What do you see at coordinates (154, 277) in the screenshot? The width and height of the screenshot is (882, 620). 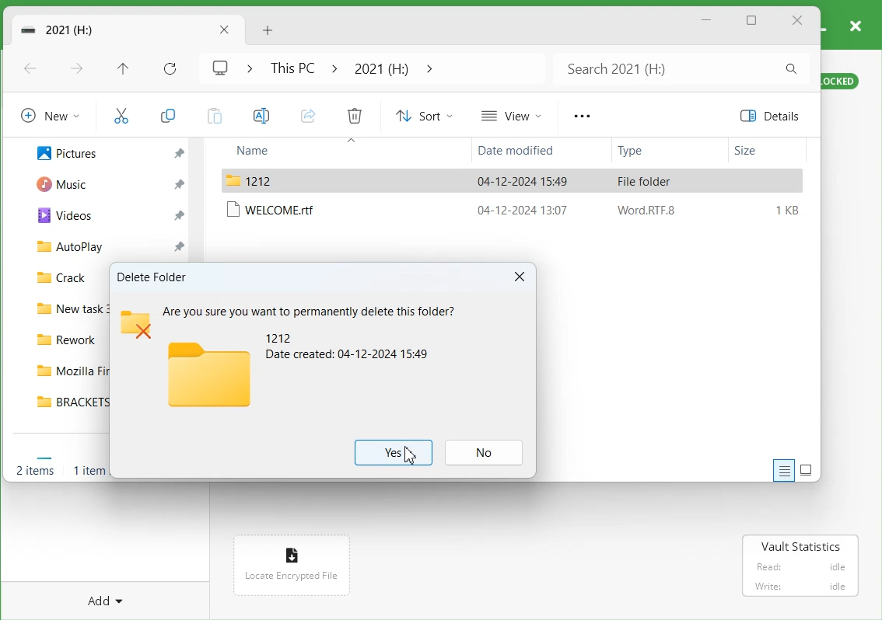 I see `Text 1` at bounding box center [154, 277].